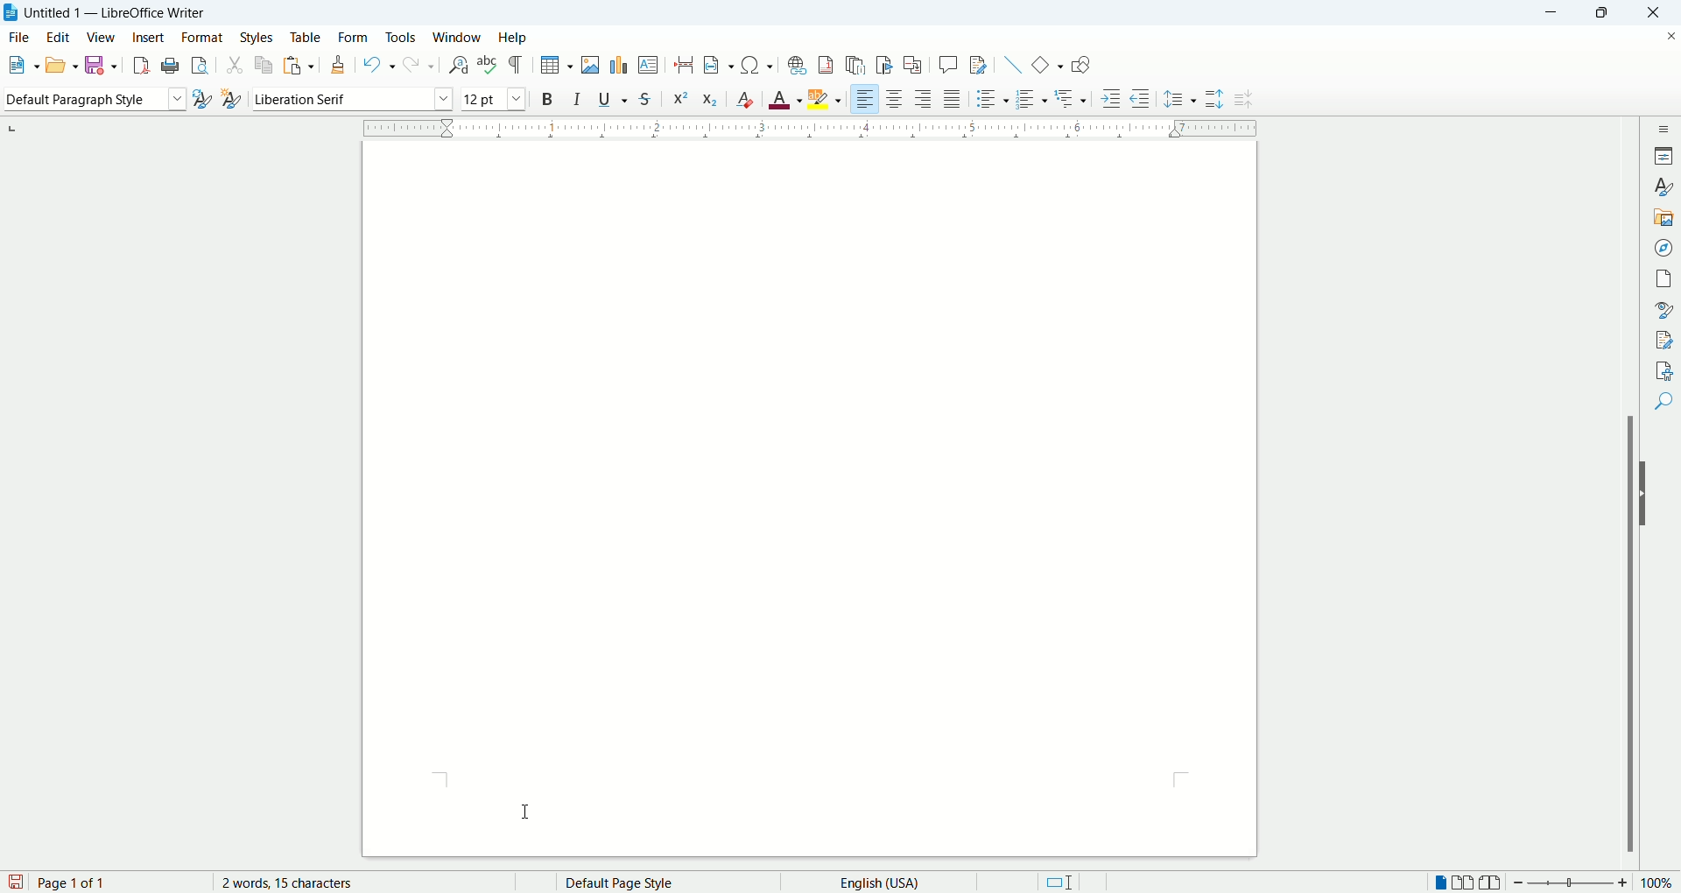 Image resolution: width=1681 pixels, height=893 pixels. What do you see at coordinates (168, 66) in the screenshot?
I see `print` at bounding box center [168, 66].